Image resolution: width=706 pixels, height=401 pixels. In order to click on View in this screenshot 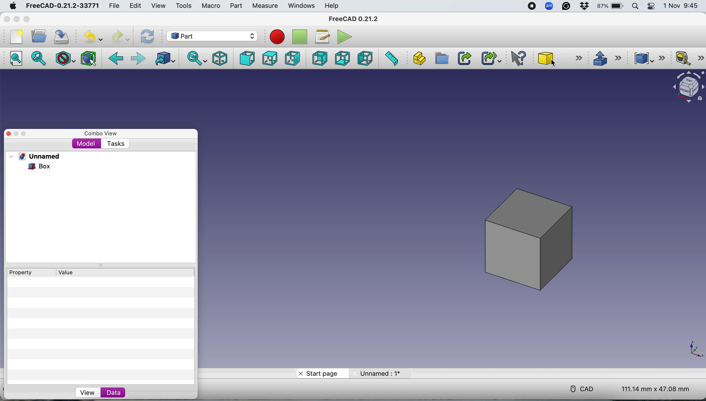, I will do `click(86, 392)`.